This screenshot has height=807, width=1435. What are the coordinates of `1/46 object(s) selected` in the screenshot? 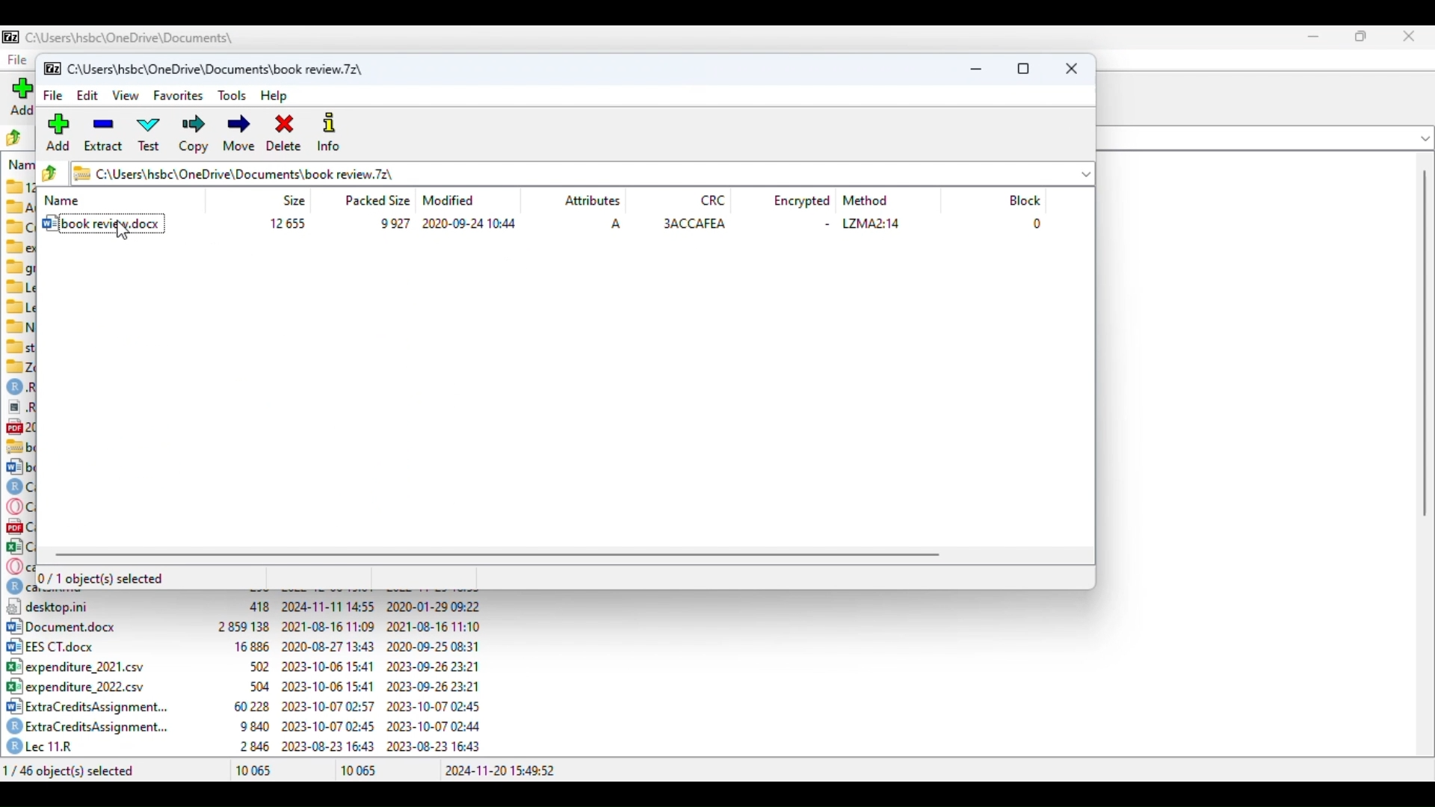 It's located at (71, 770).